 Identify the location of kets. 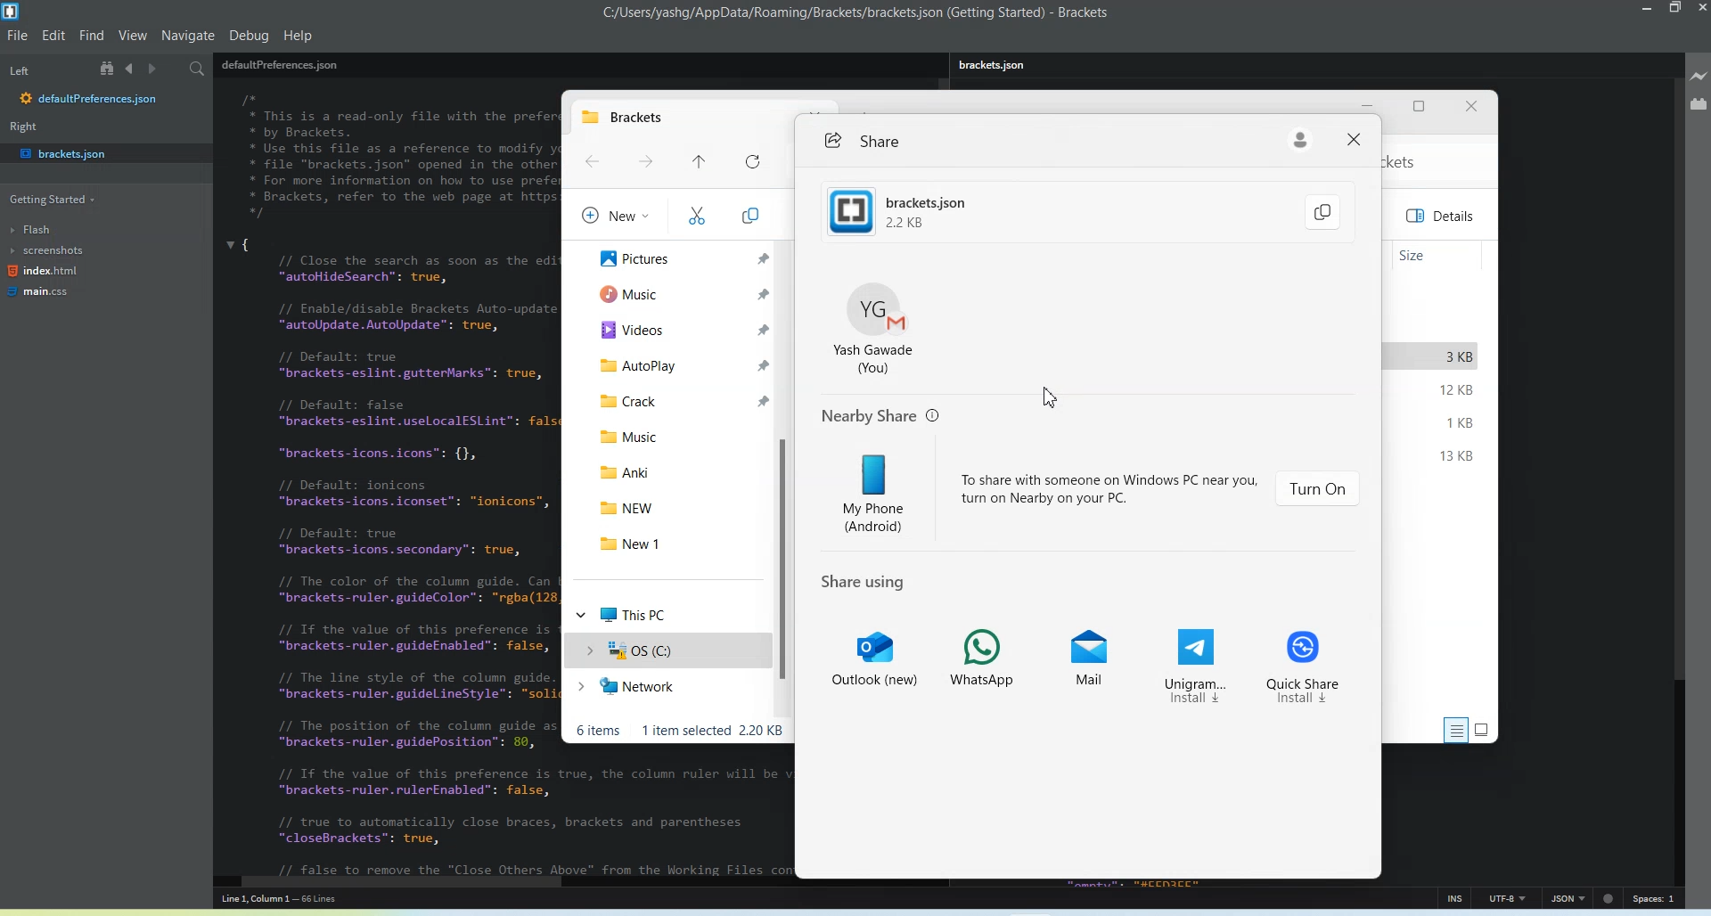
(1406, 162).